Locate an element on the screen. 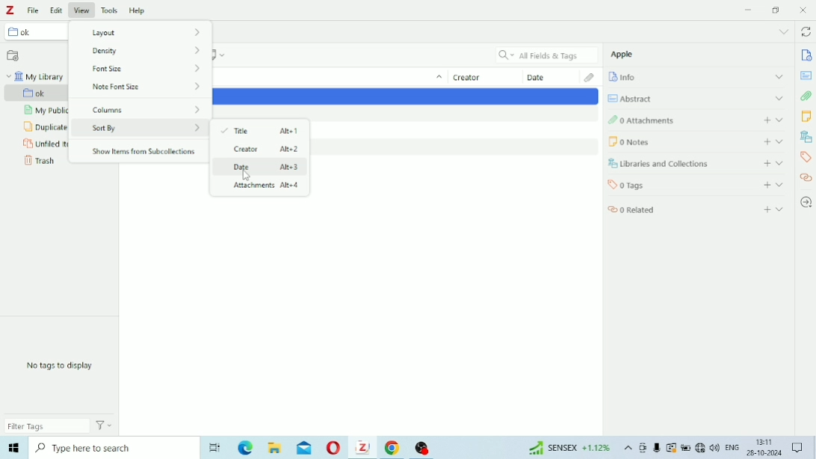 The image size is (816, 459). Zotero logo is located at coordinates (13, 10).